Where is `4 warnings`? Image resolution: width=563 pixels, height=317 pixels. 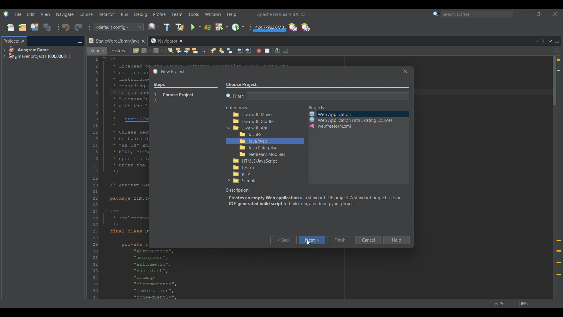
4 warnings is located at coordinates (559, 60).